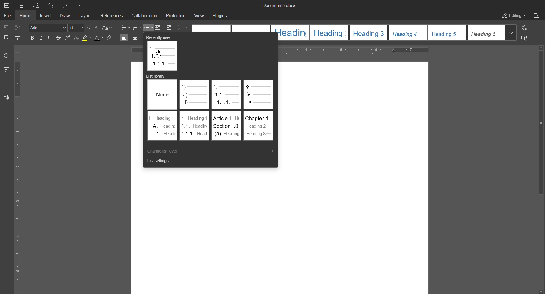 Image resolution: width=545 pixels, height=294 pixels. I want to click on References, so click(112, 16).